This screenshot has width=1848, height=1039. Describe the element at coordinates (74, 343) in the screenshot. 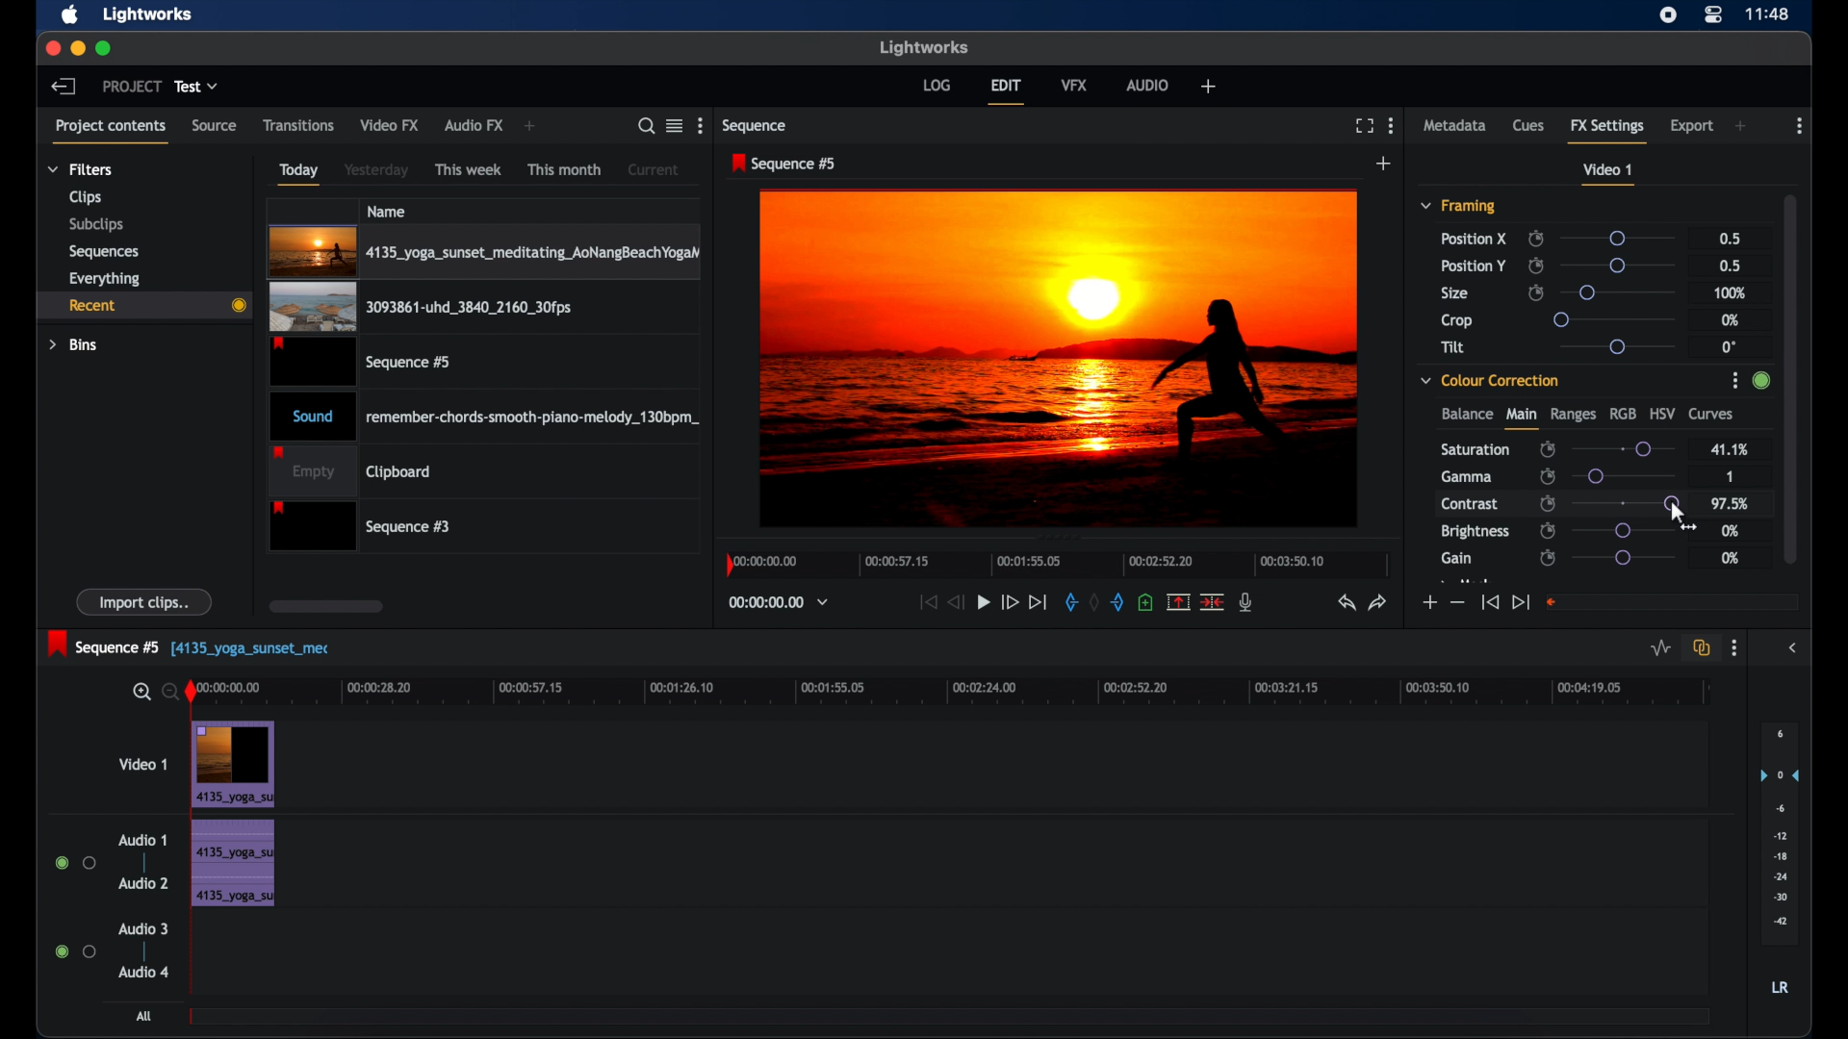

I see `bins` at that location.